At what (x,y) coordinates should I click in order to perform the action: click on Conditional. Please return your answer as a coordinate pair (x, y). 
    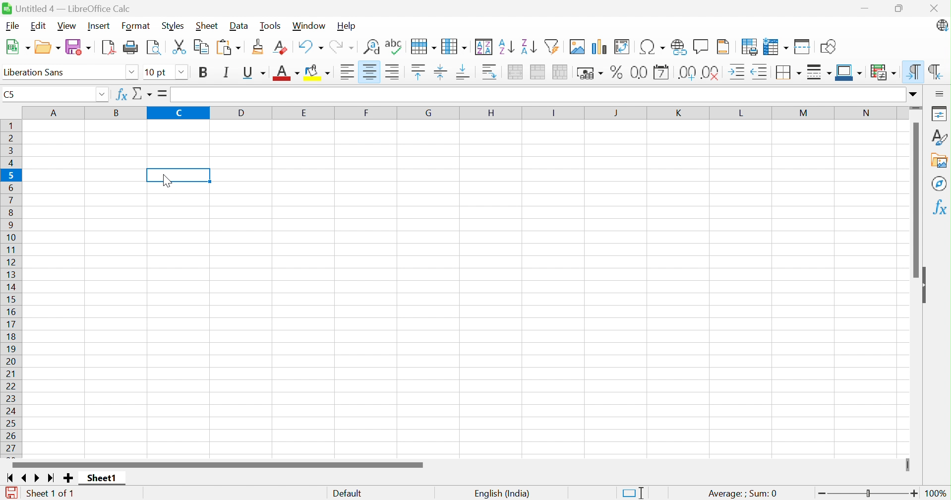
    Looking at the image, I should click on (881, 70).